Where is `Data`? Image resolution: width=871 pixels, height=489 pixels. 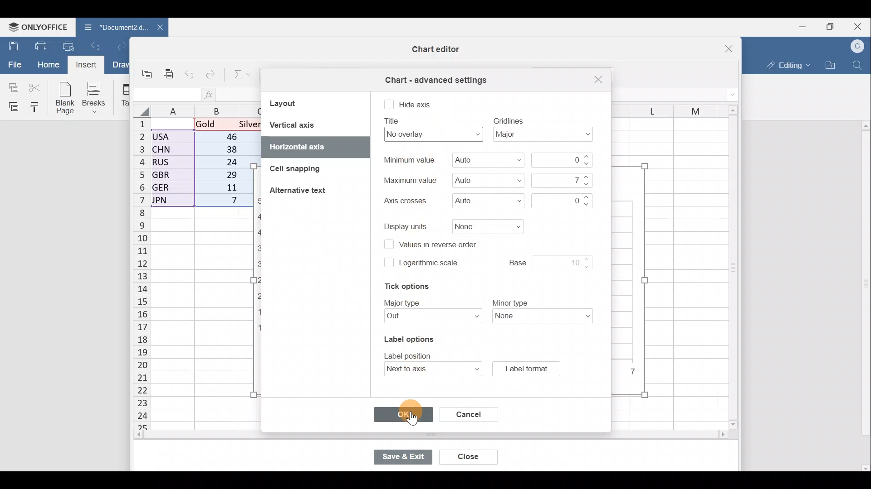
Data is located at coordinates (198, 165).